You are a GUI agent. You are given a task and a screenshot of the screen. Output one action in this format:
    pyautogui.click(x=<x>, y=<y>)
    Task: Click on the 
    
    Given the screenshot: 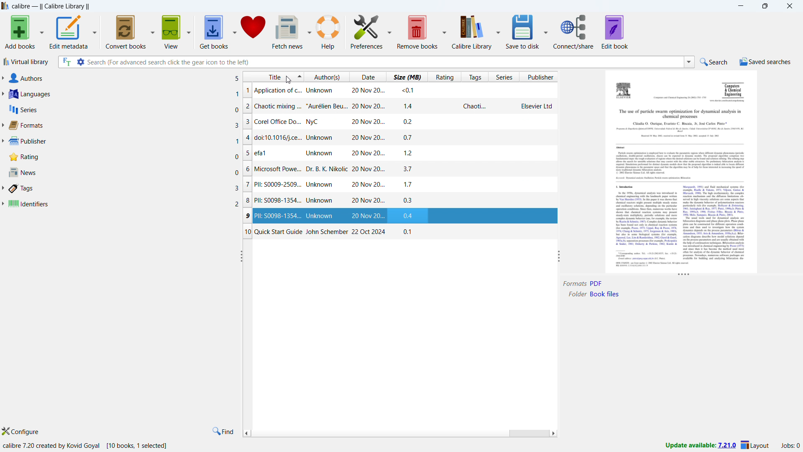 What is the action you would take?
    pyautogui.click(x=631, y=187)
    